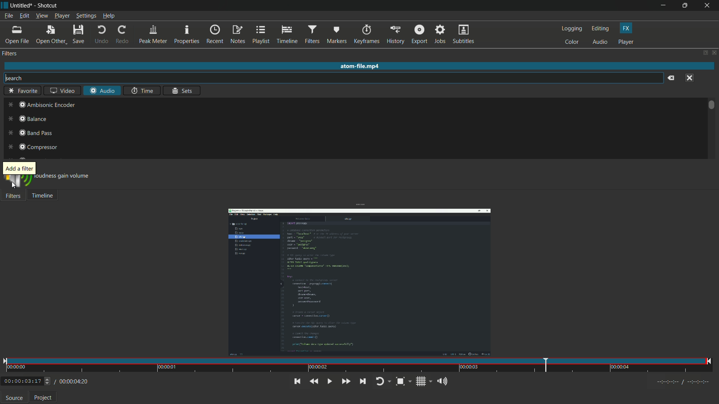 The width and height of the screenshot is (719, 404). What do you see at coordinates (626, 28) in the screenshot?
I see `fx` at bounding box center [626, 28].